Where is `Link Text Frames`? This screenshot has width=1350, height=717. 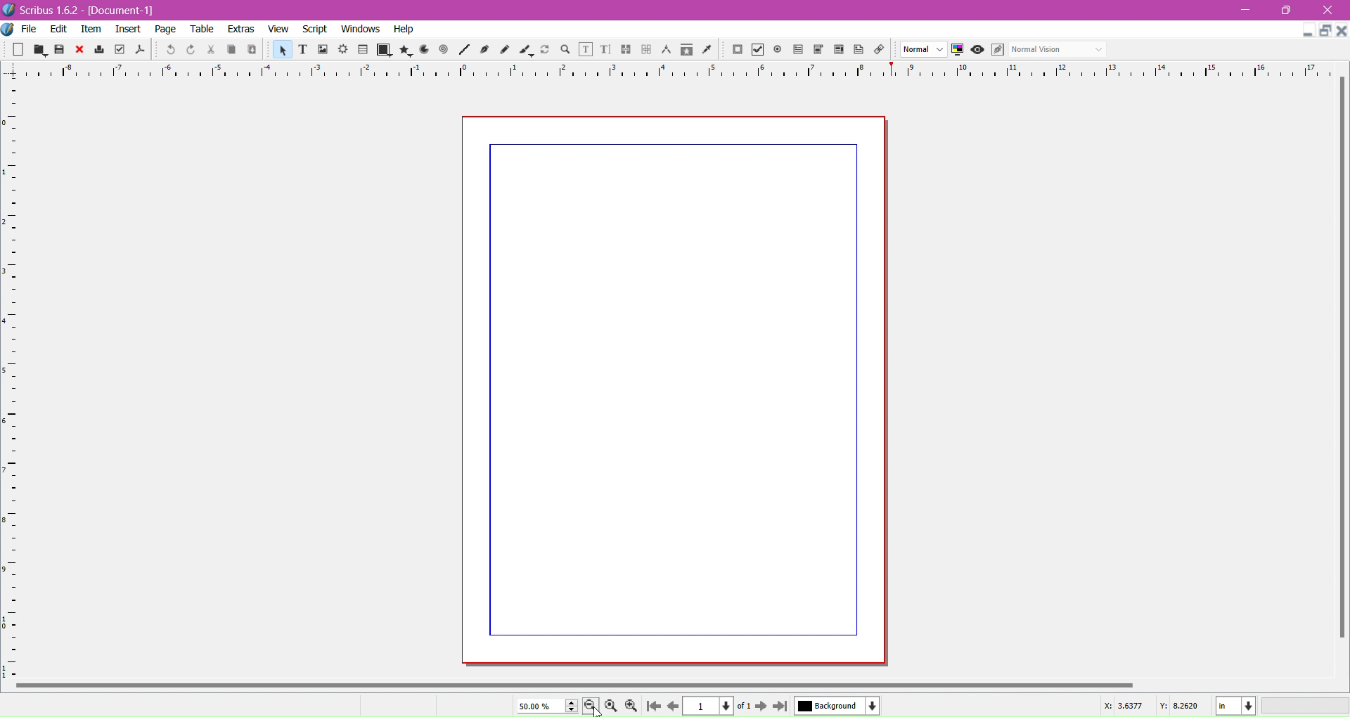
Link Text Frames is located at coordinates (625, 49).